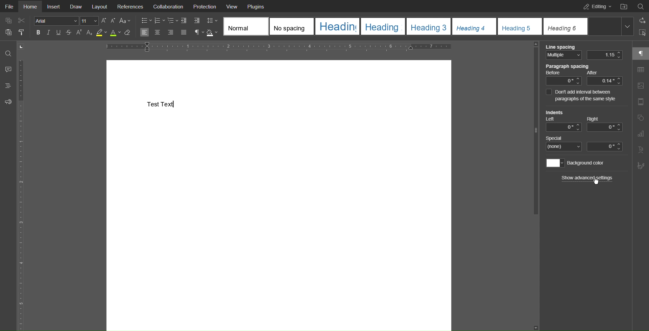 The width and height of the screenshot is (649, 331). What do you see at coordinates (68, 33) in the screenshot?
I see `Strikethrough` at bounding box center [68, 33].